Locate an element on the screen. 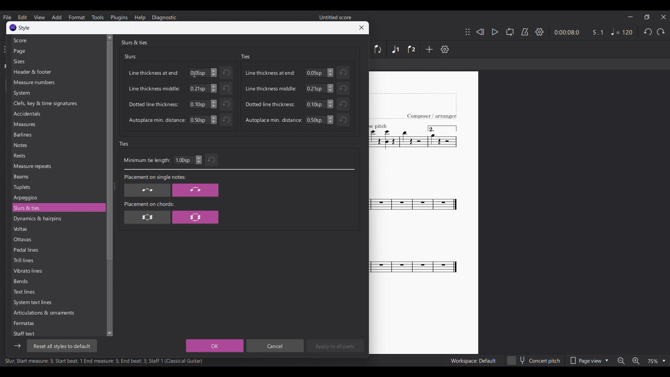 Image resolution: width=670 pixels, height=377 pixels. Undo is located at coordinates (343, 73).